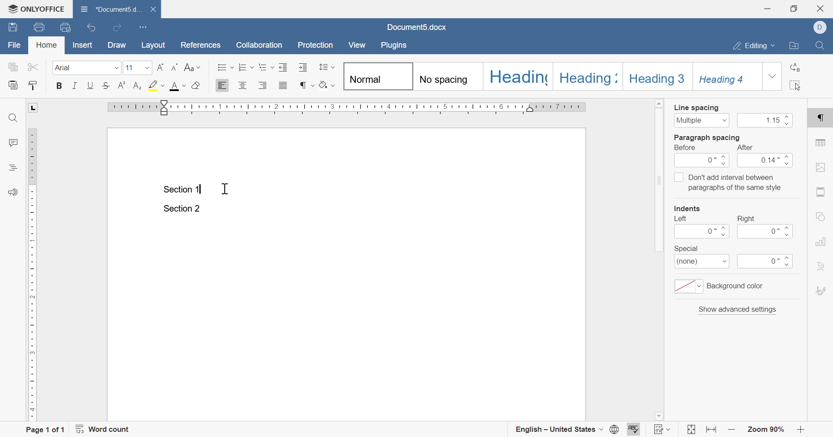 This screenshot has height=437, width=833. What do you see at coordinates (820, 291) in the screenshot?
I see `signature settings` at bounding box center [820, 291].